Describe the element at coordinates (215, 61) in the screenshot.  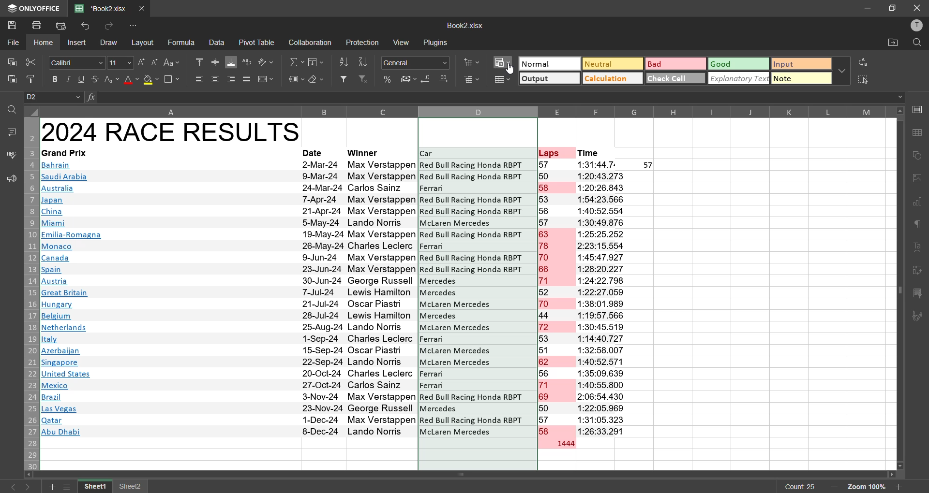
I see `align middle` at that location.